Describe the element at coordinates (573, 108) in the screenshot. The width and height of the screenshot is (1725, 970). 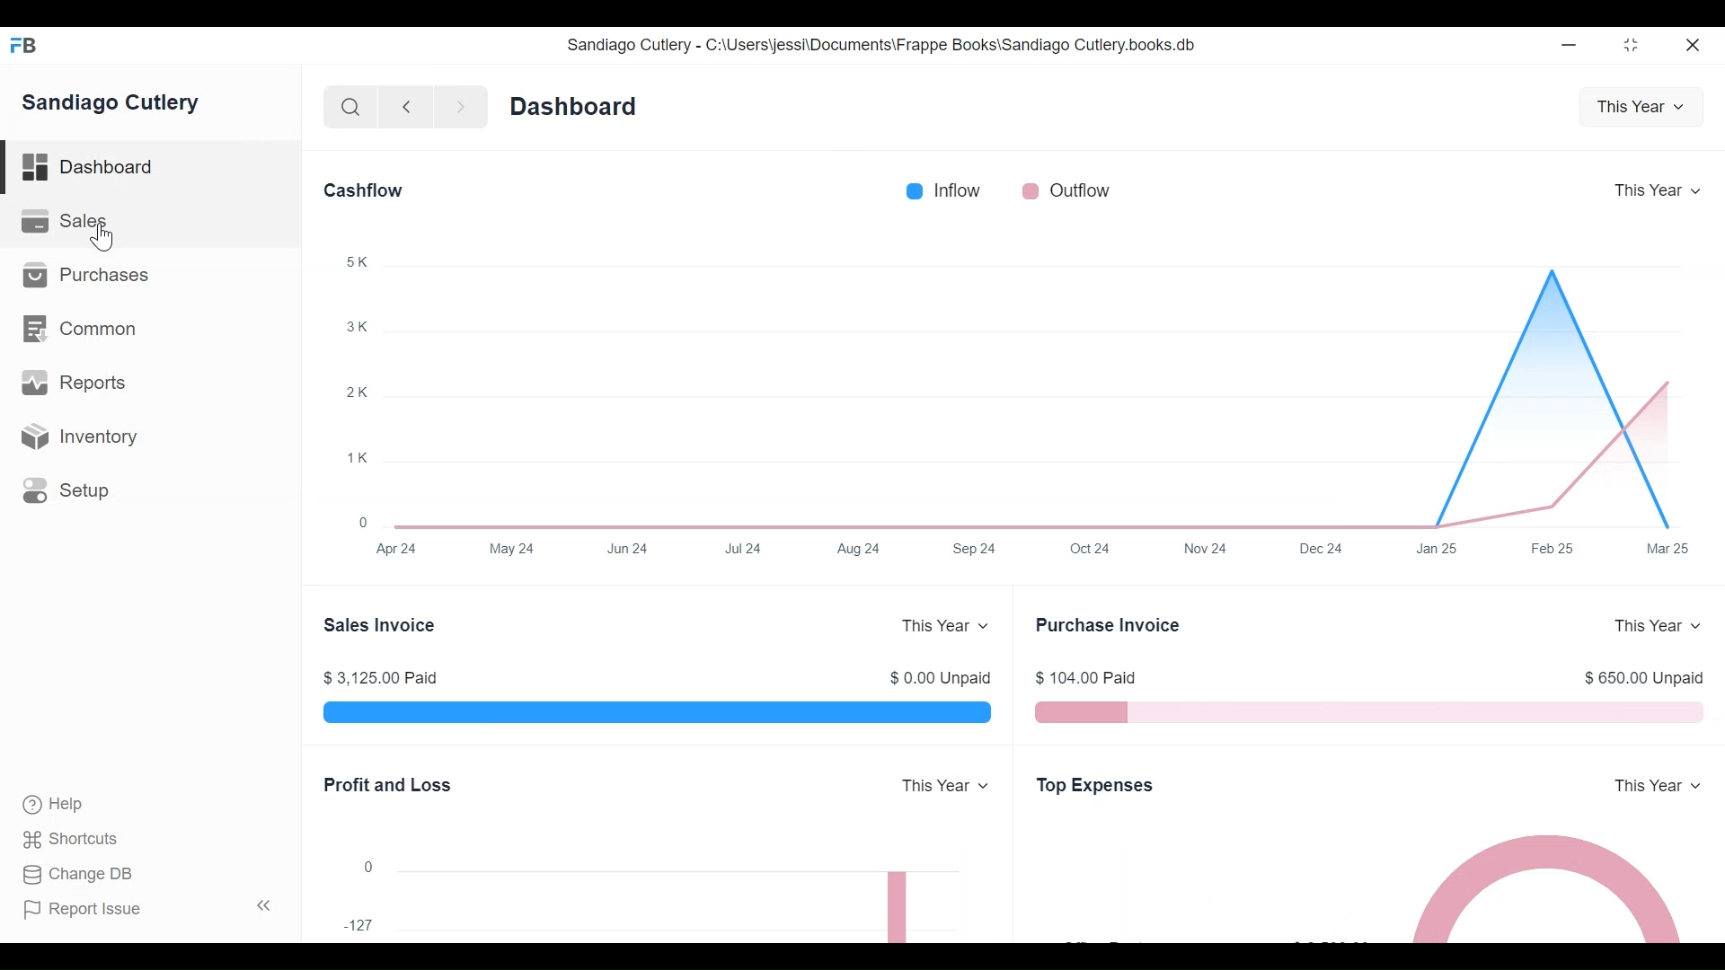
I see `Dashboard` at that location.